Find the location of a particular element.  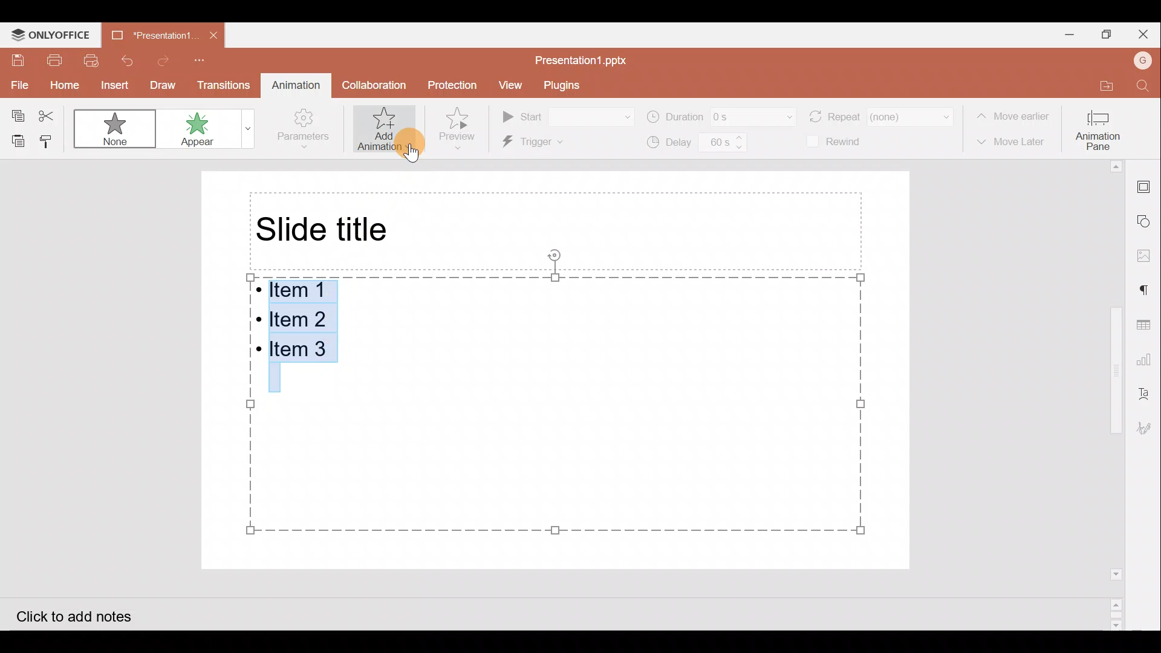

Signature settings is located at coordinates (1149, 432).